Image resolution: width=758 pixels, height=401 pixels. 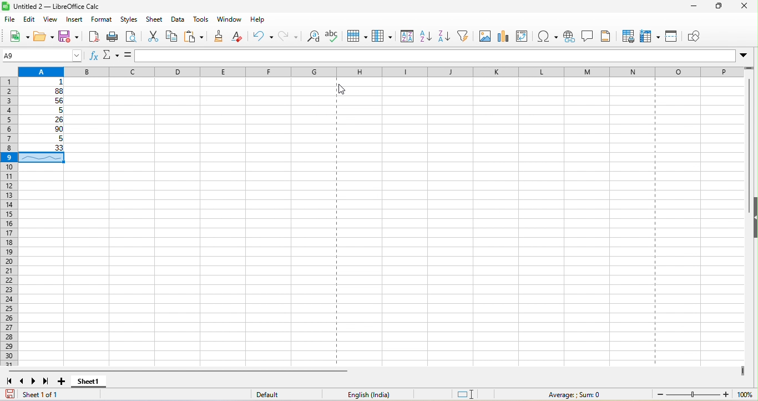 What do you see at coordinates (382, 37) in the screenshot?
I see `column` at bounding box center [382, 37].